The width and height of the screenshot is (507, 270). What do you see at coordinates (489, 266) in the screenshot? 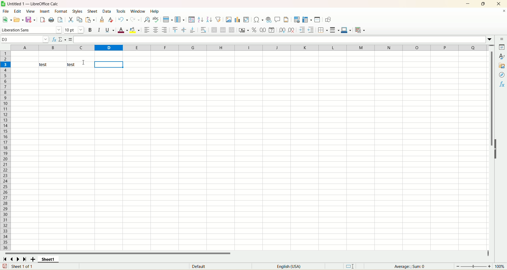
I see `Zoom in` at bounding box center [489, 266].